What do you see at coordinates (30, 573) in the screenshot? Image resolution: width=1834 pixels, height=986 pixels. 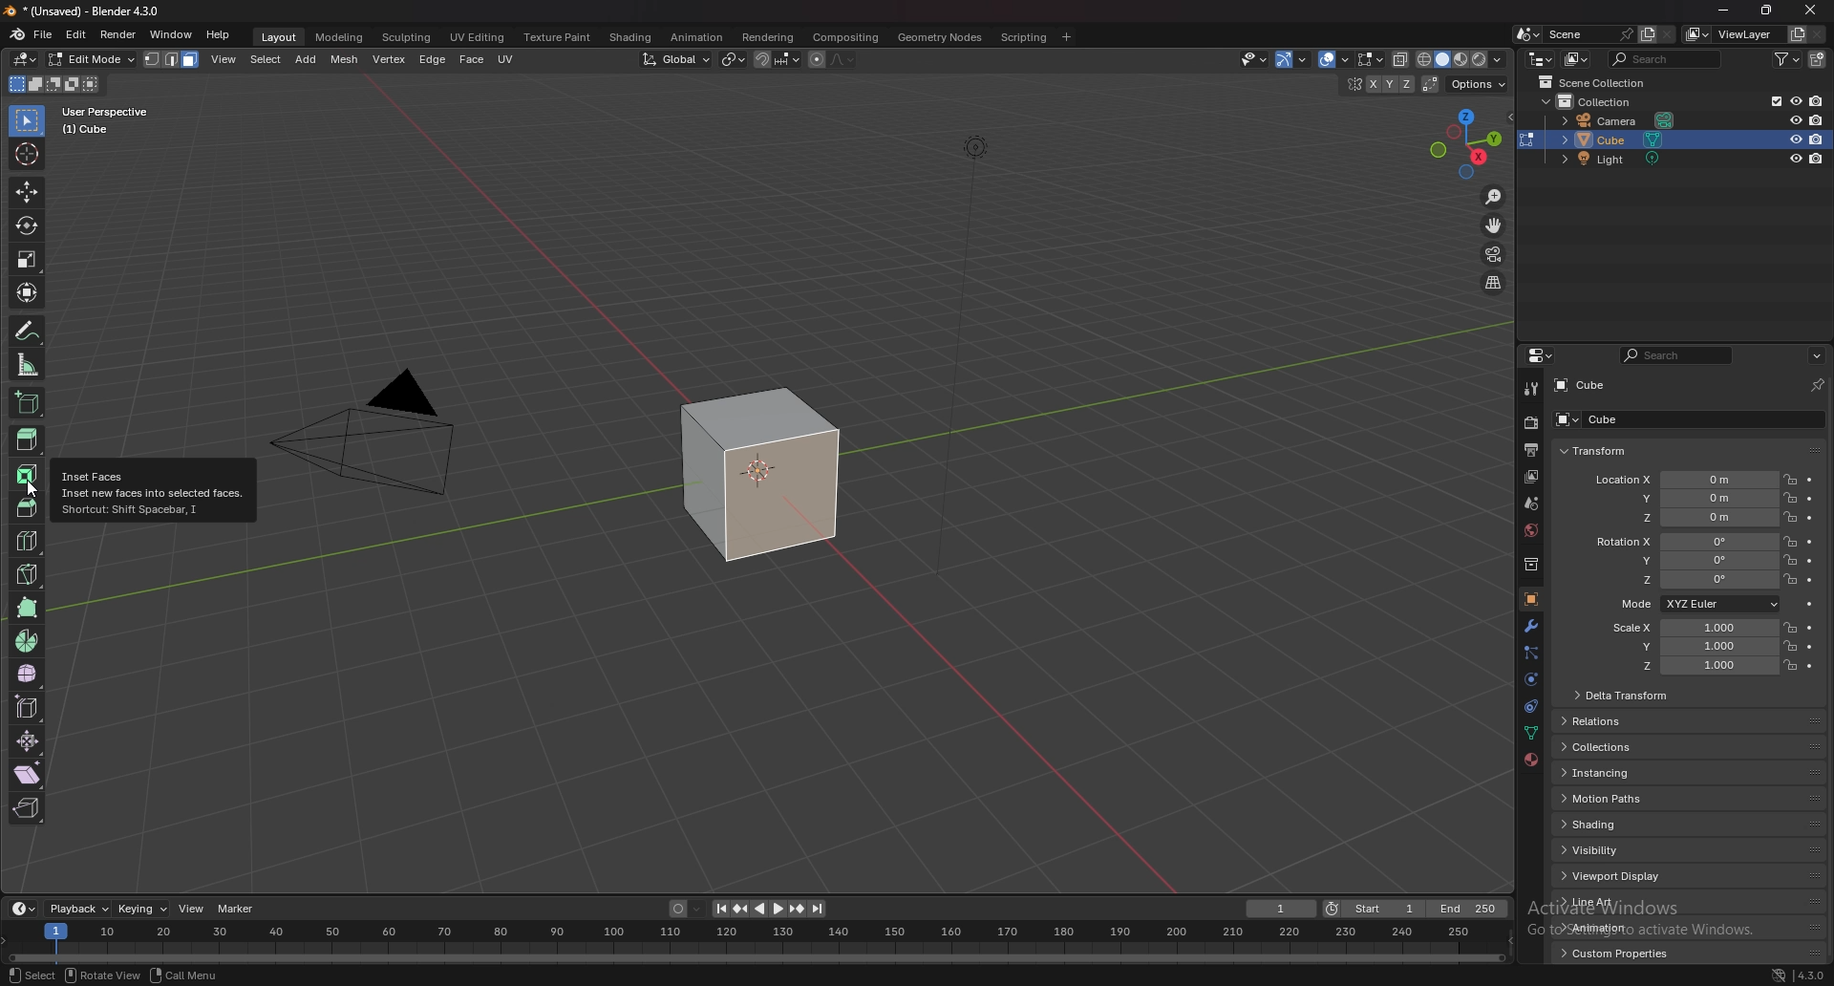 I see `knife` at bounding box center [30, 573].